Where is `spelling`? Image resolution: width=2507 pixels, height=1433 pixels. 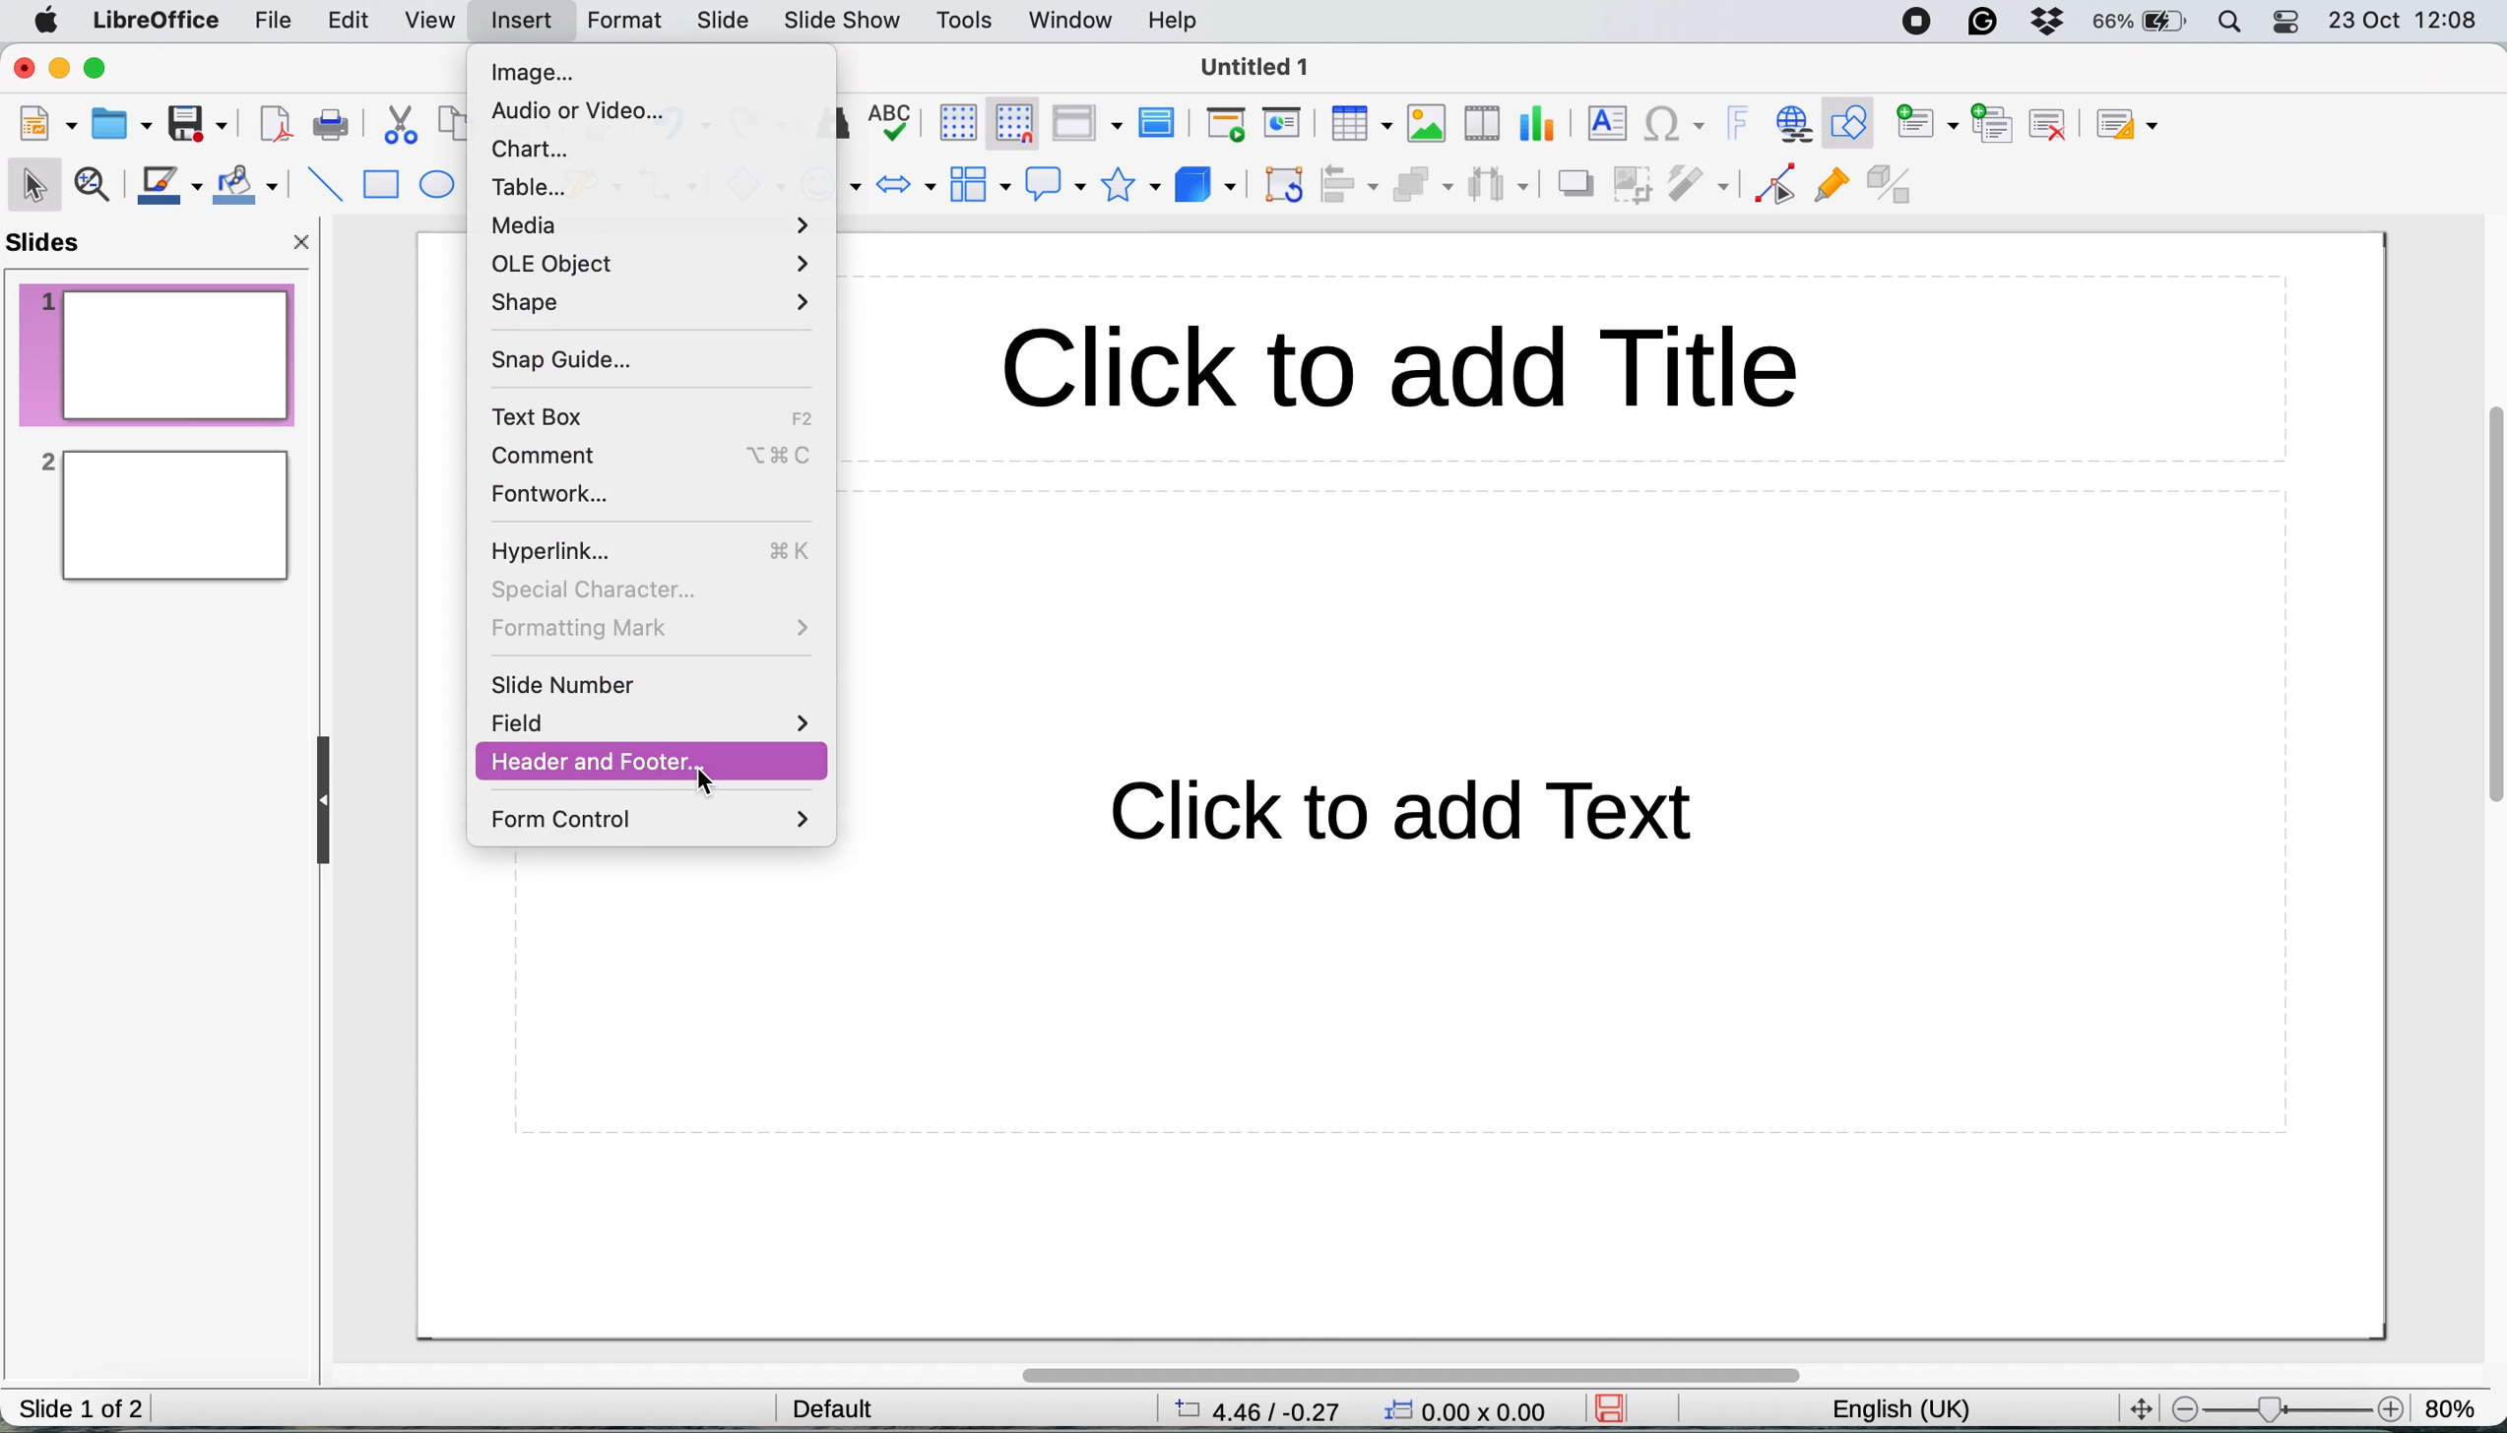 spelling is located at coordinates (894, 118).